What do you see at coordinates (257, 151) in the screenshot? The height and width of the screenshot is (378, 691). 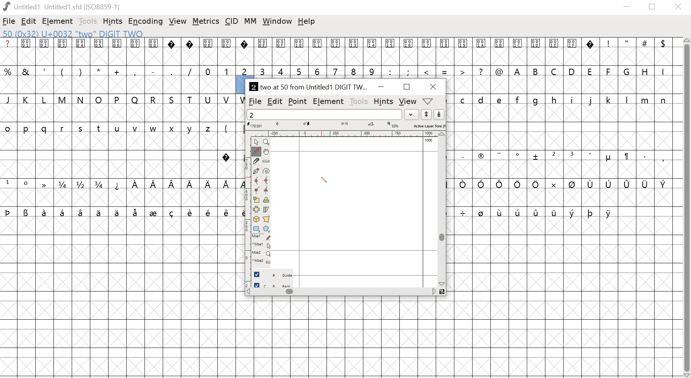 I see `freehand tool` at bounding box center [257, 151].